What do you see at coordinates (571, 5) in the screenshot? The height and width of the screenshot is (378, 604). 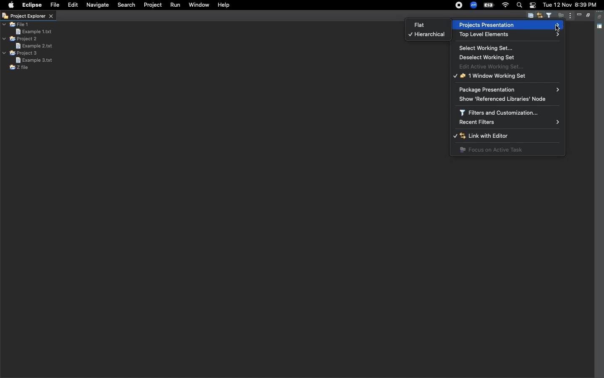 I see `tue 12 nov 8:39 pm ` at bounding box center [571, 5].